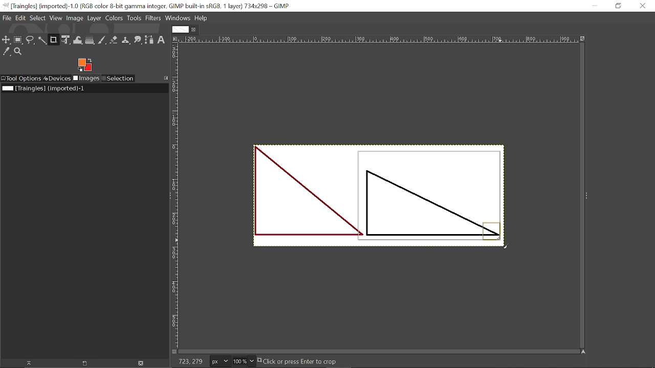  I want to click on Horizontal ruler, so click(379, 39).